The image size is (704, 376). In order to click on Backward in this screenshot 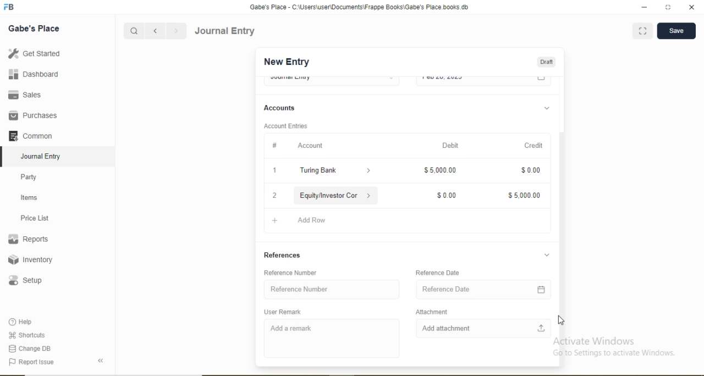, I will do `click(155, 31)`.